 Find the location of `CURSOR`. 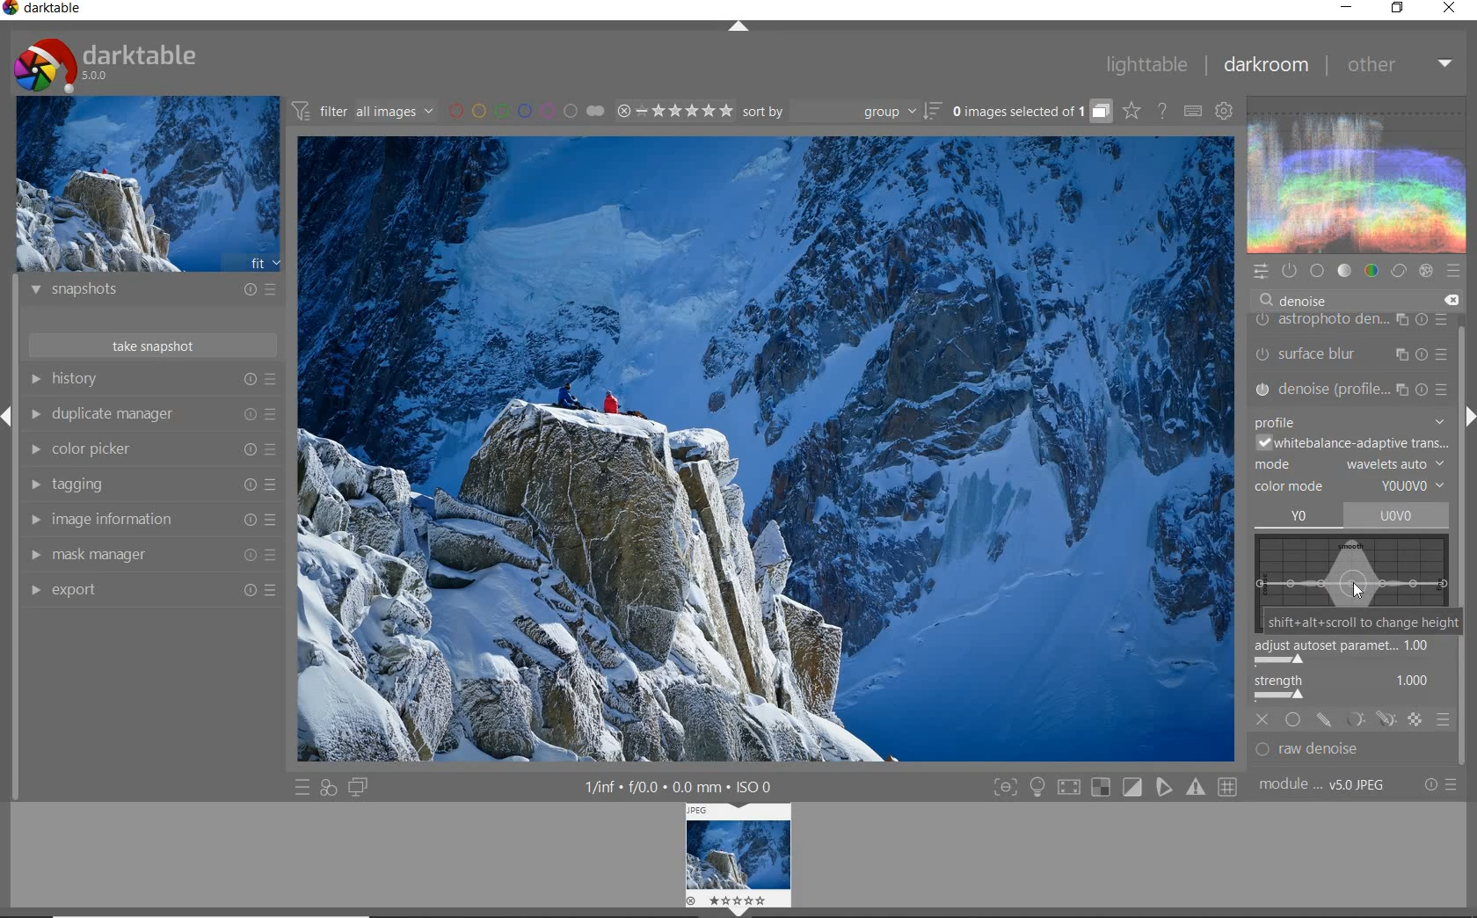

CURSOR is located at coordinates (1423, 521).